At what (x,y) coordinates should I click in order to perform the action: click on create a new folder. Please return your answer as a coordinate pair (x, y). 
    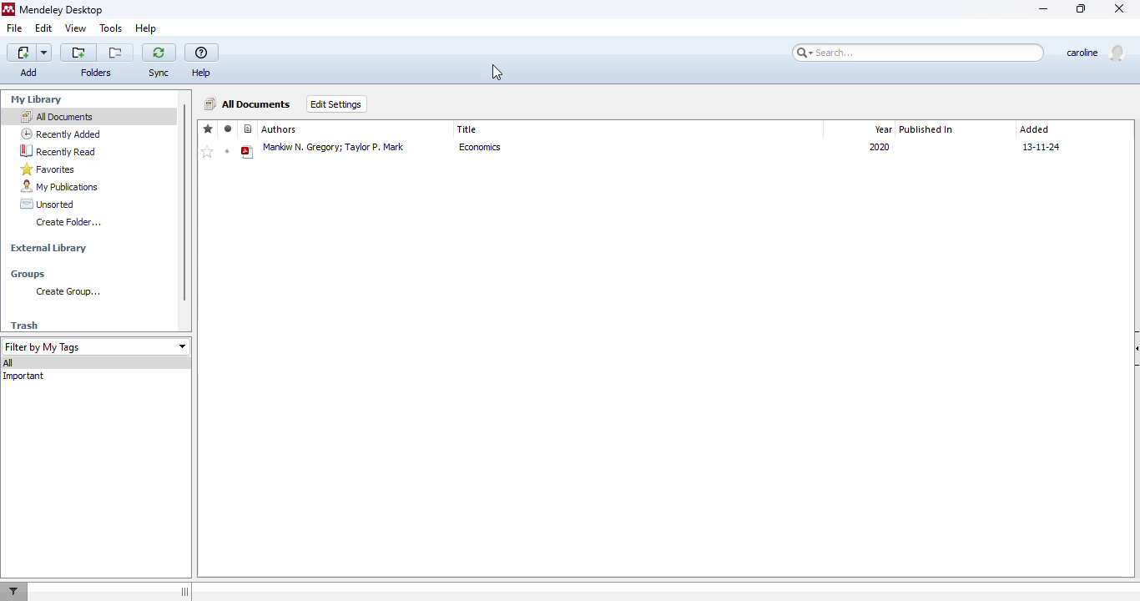
    Looking at the image, I should click on (78, 53).